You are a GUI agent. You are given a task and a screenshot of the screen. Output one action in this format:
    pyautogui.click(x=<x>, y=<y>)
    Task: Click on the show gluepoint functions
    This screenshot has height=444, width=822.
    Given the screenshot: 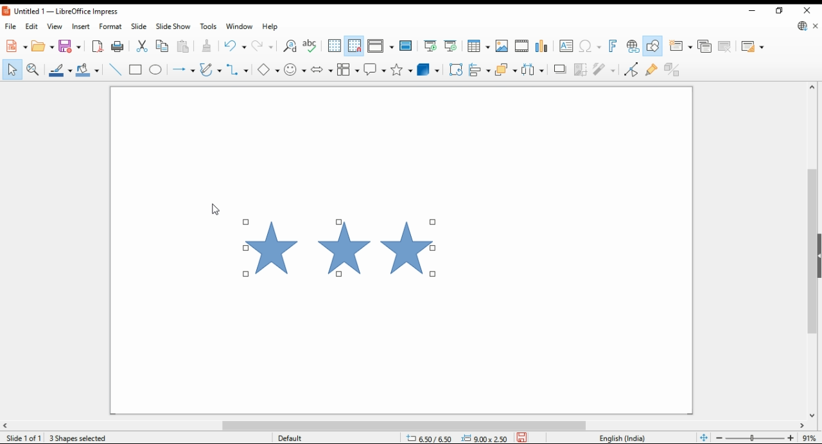 What is the action you would take?
    pyautogui.click(x=652, y=69)
    